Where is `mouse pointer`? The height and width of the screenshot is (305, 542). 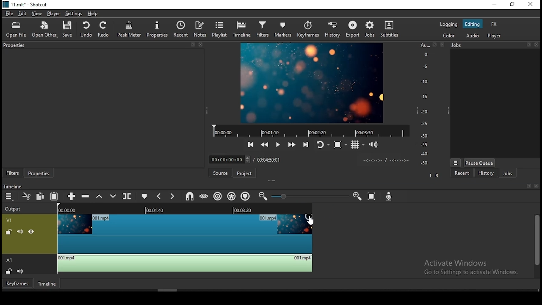
mouse pointer is located at coordinates (309, 219).